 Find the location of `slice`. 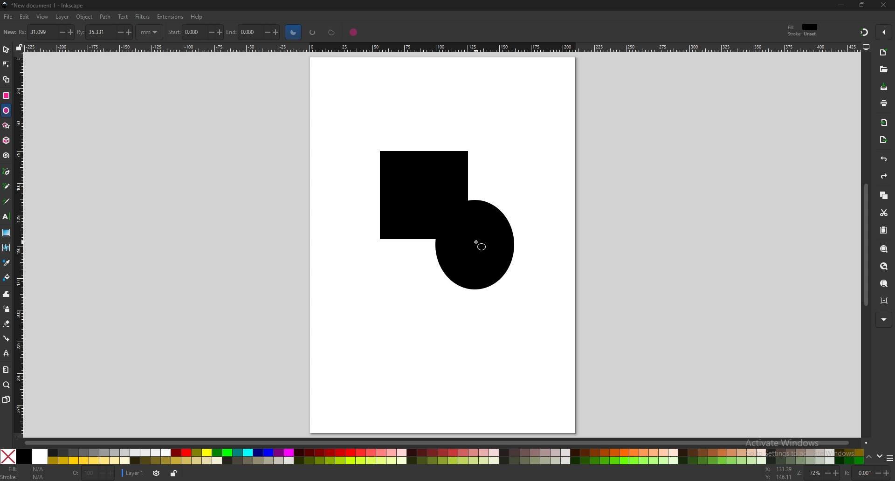

slice is located at coordinates (293, 32).